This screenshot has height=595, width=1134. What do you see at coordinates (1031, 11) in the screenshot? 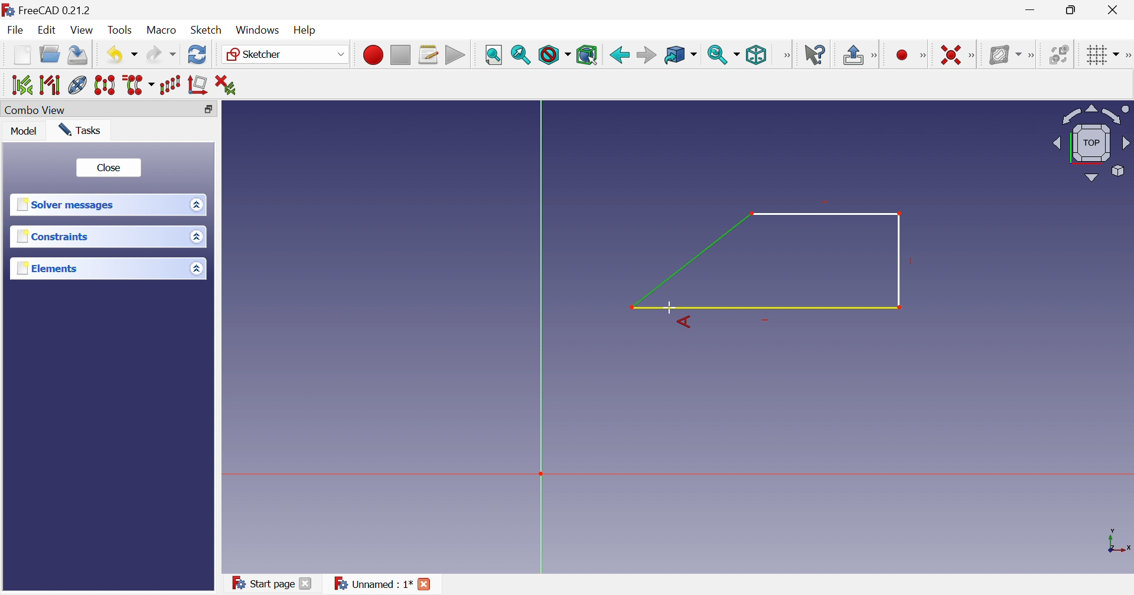
I see `Minimize` at bounding box center [1031, 11].